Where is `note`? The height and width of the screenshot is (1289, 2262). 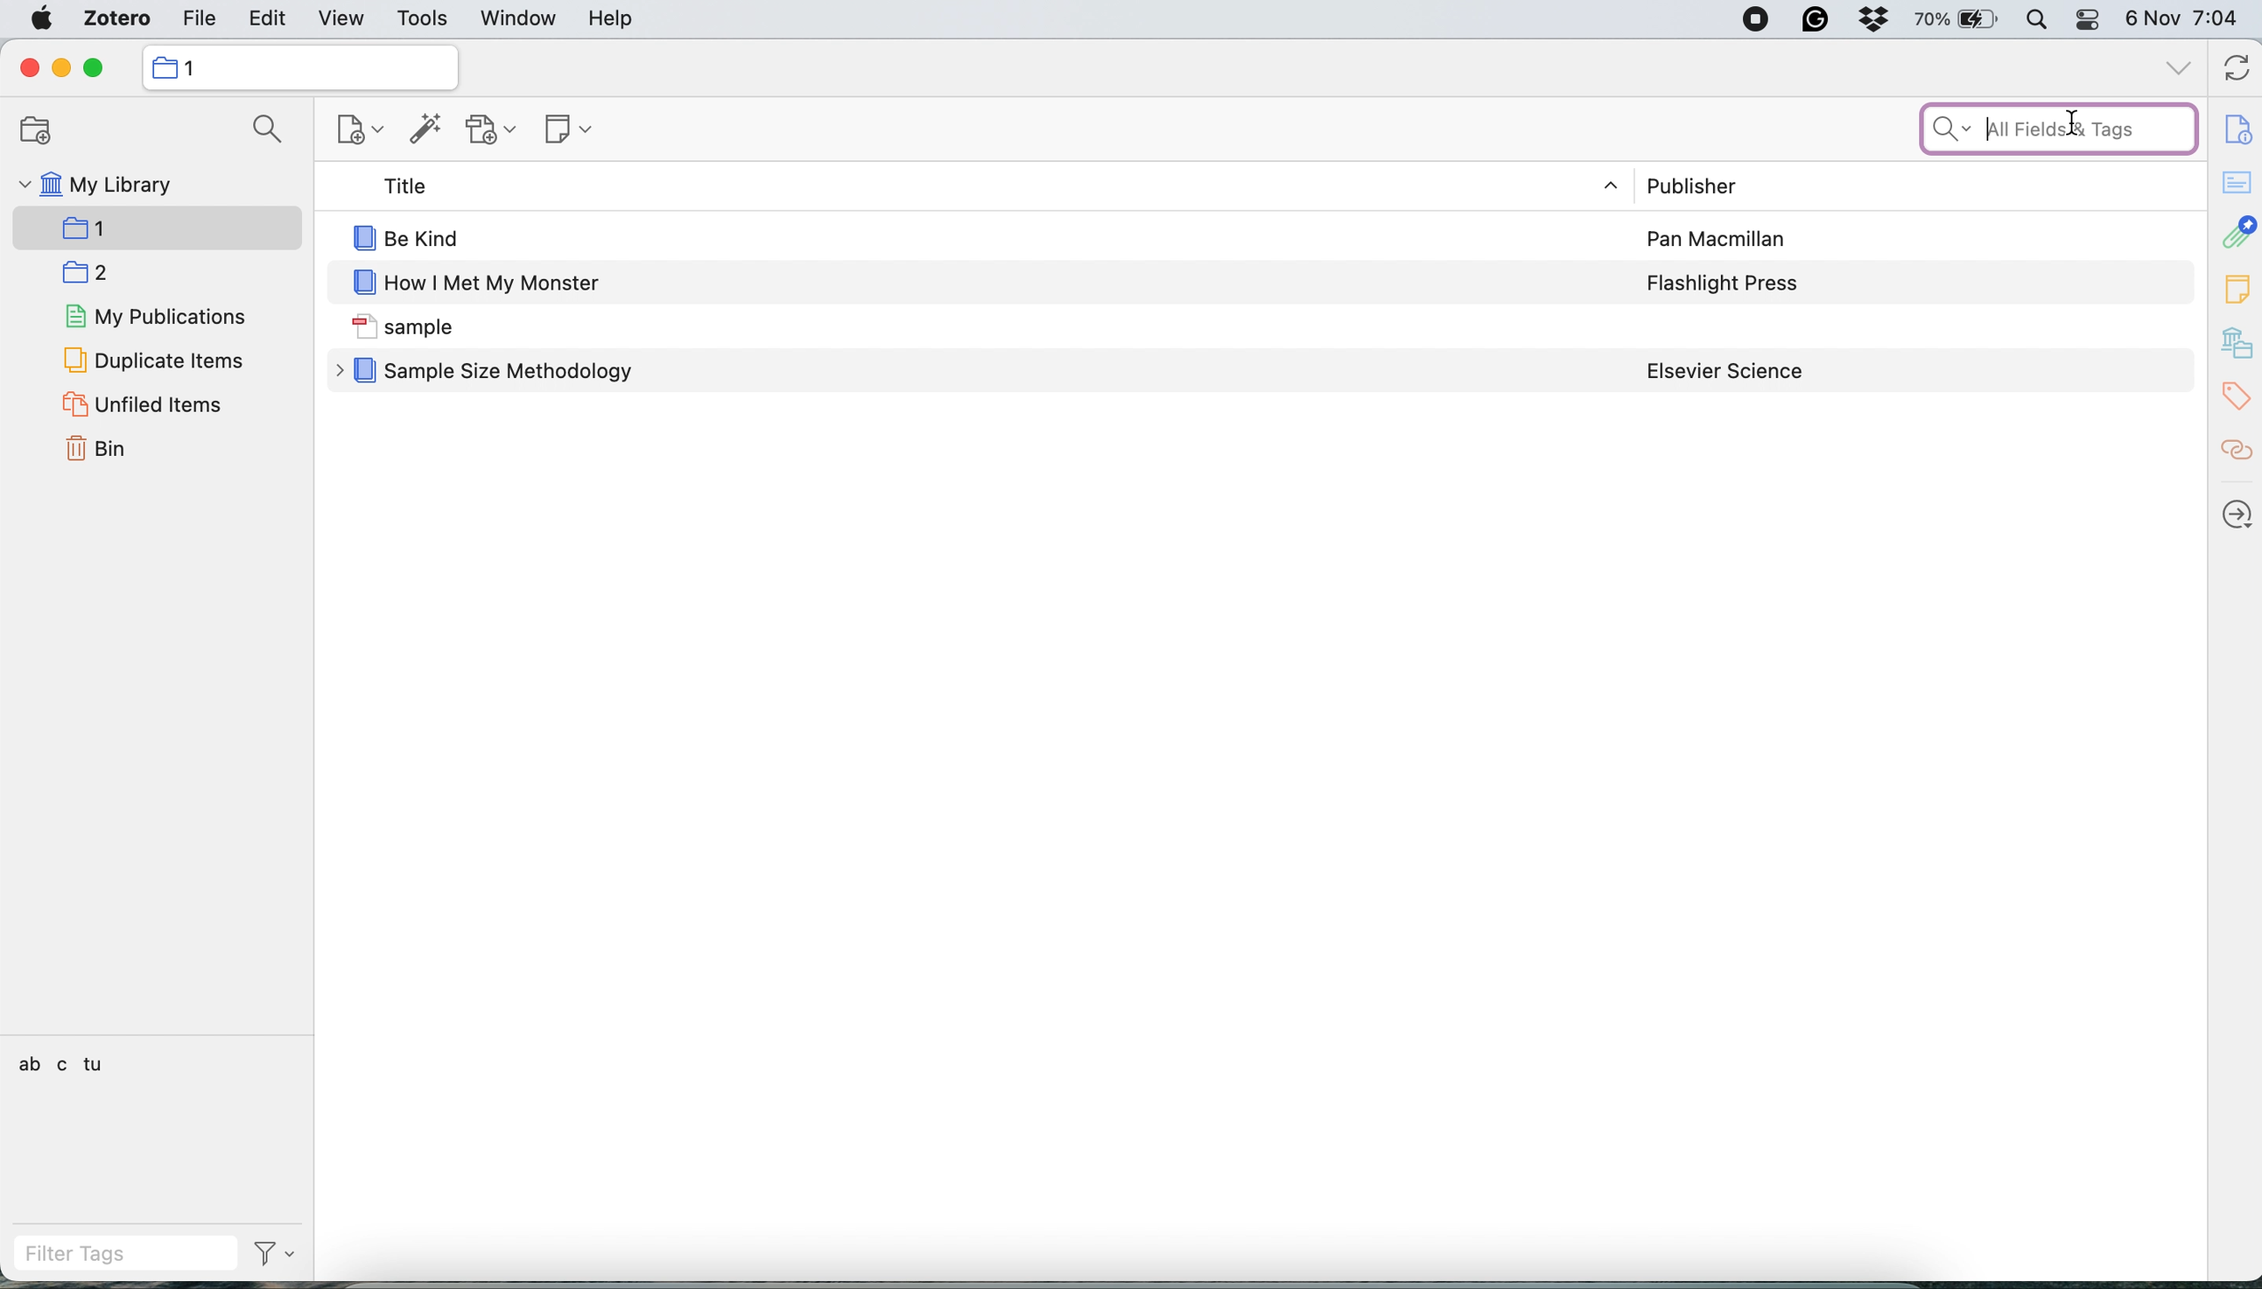 note is located at coordinates (568, 132).